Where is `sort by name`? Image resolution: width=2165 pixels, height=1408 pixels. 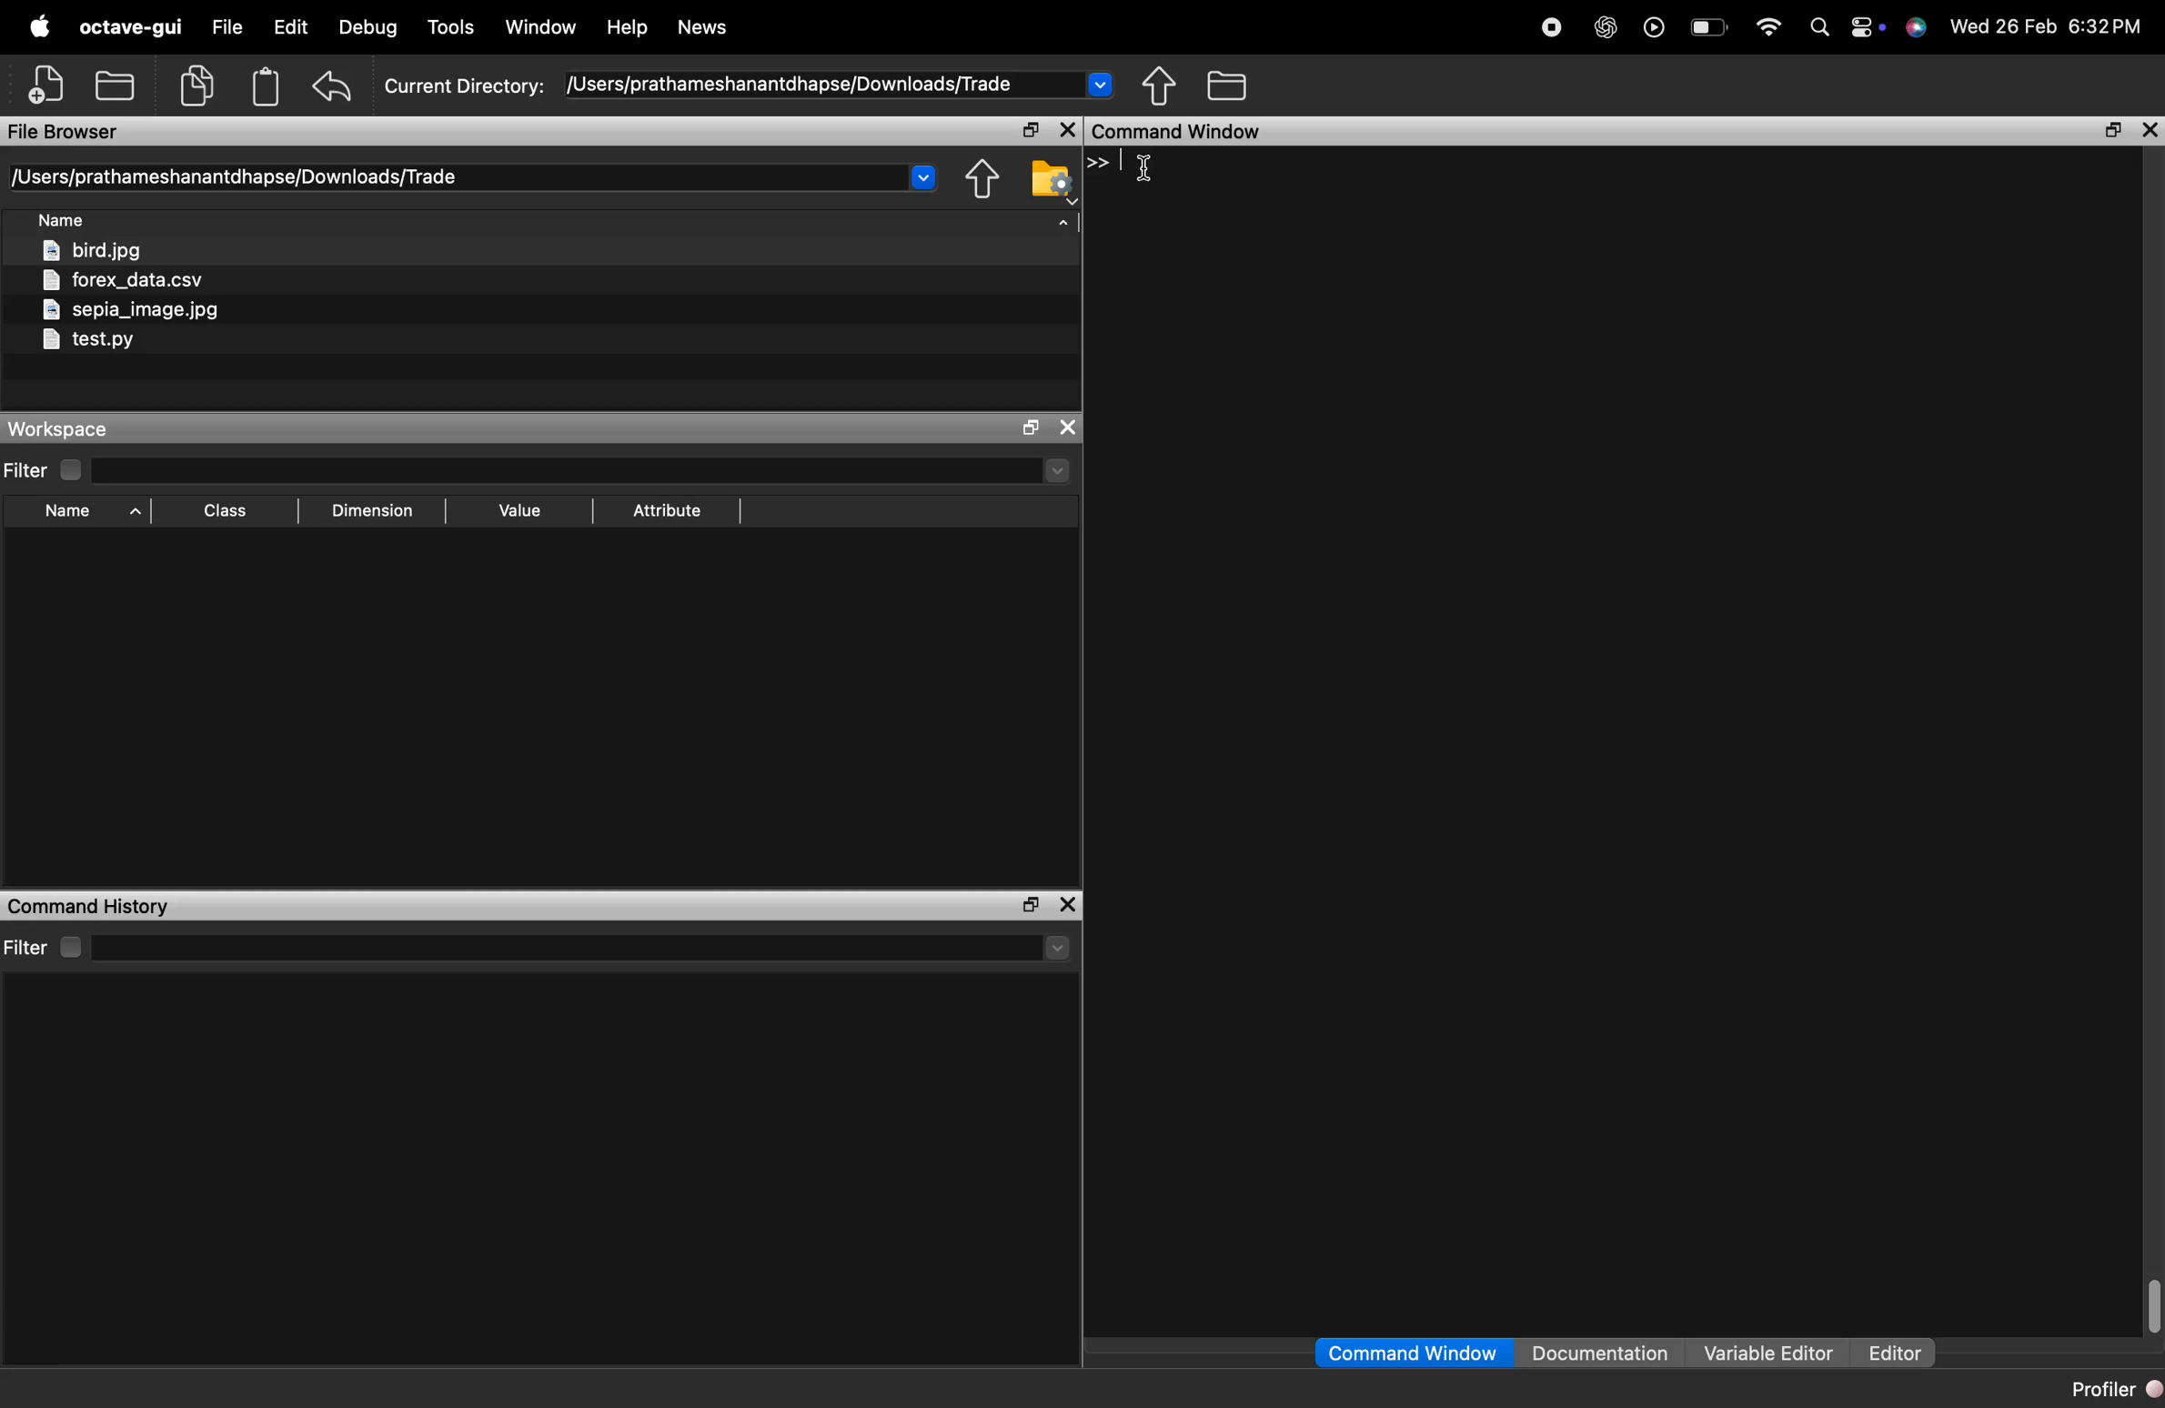 sort by name is located at coordinates (68, 223).